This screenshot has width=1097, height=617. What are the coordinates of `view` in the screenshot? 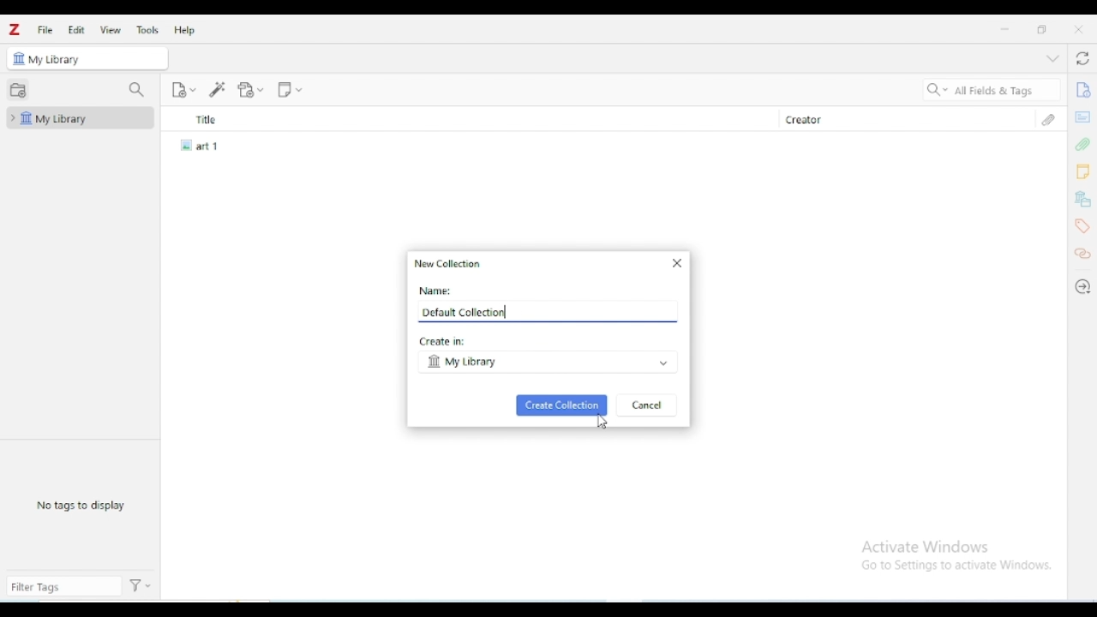 It's located at (111, 30).